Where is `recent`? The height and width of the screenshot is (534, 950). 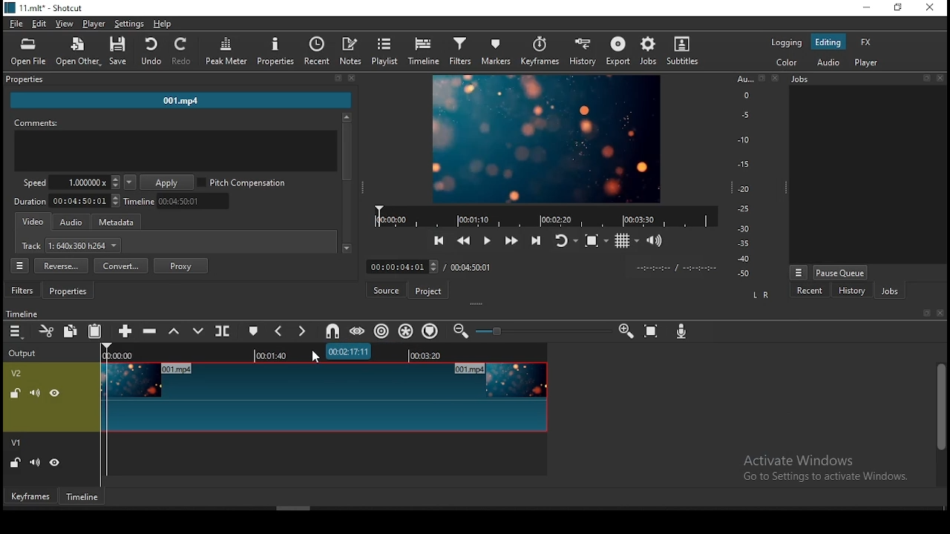
recent is located at coordinates (318, 51).